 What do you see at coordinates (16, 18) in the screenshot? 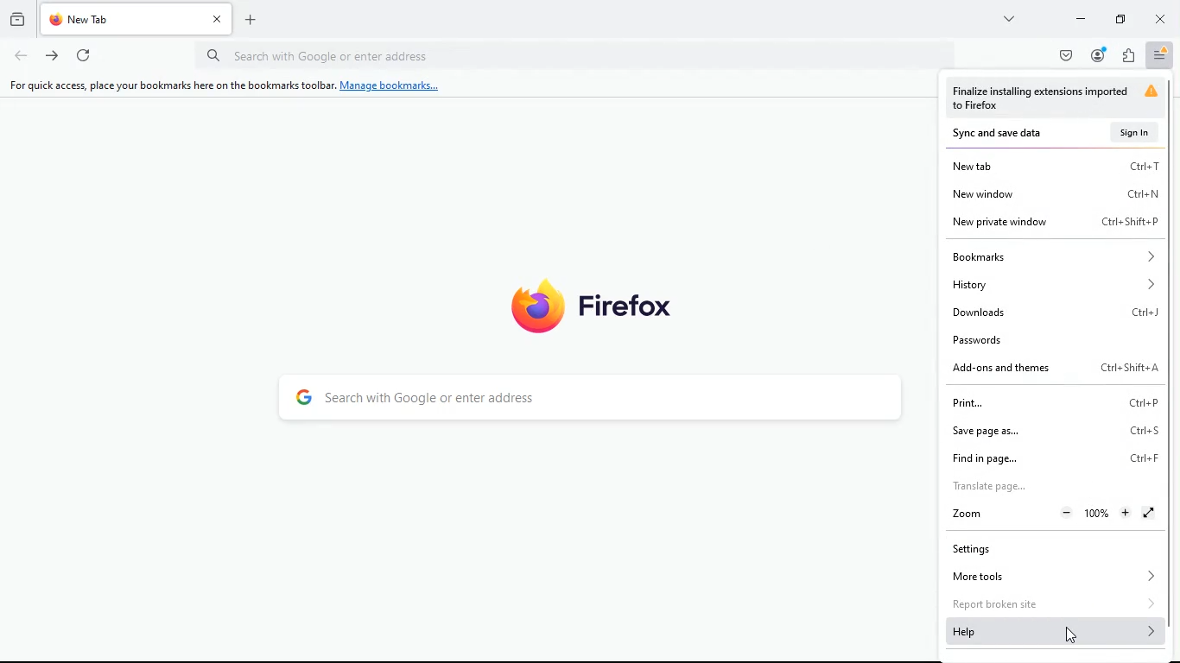
I see `history` at bounding box center [16, 18].